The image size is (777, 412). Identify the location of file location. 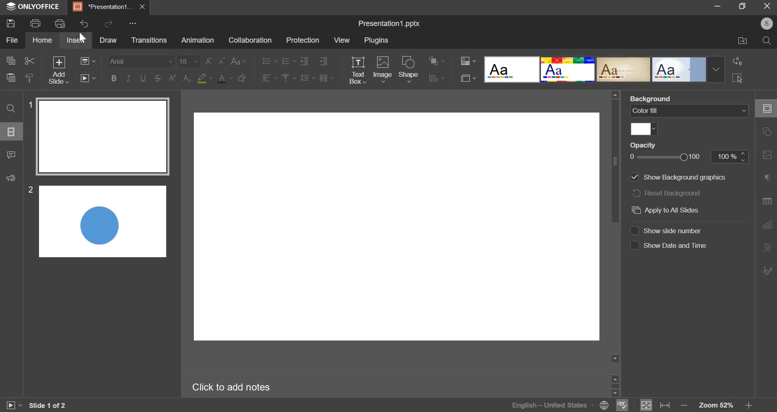
(743, 41).